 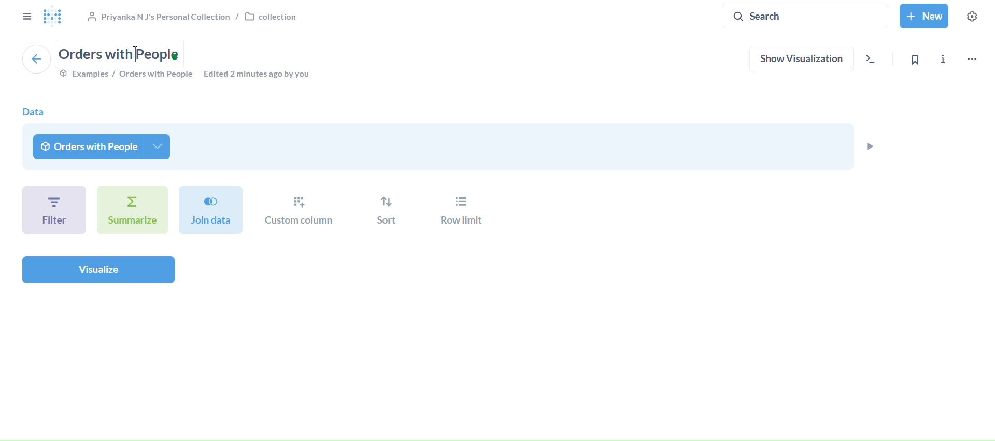 What do you see at coordinates (387, 211) in the screenshot?
I see `sort` at bounding box center [387, 211].